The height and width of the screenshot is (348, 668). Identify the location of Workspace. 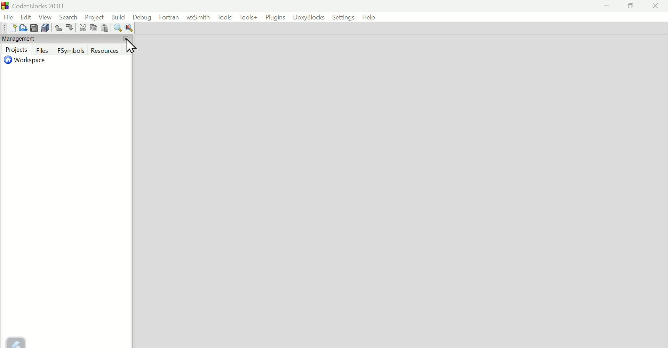
(27, 60).